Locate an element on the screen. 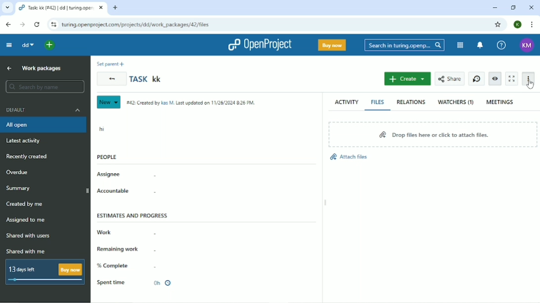  Remaining work is located at coordinates (126, 249).